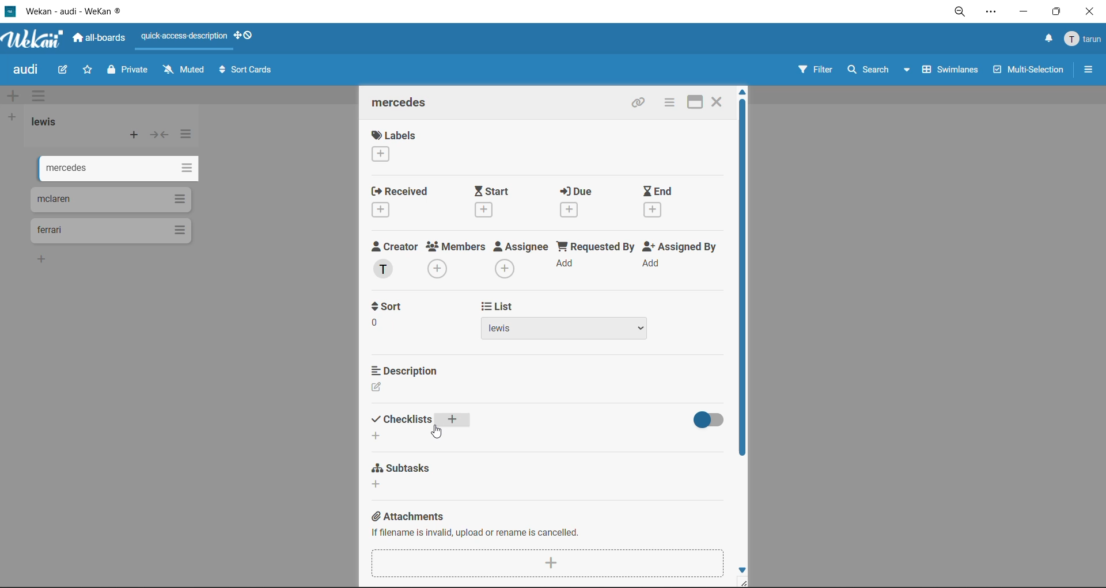 The width and height of the screenshot is (1106, 588). What do you see at coordinates (597, 259) in the screenshot?
I see `requested by` at bounding box center [597, 259].